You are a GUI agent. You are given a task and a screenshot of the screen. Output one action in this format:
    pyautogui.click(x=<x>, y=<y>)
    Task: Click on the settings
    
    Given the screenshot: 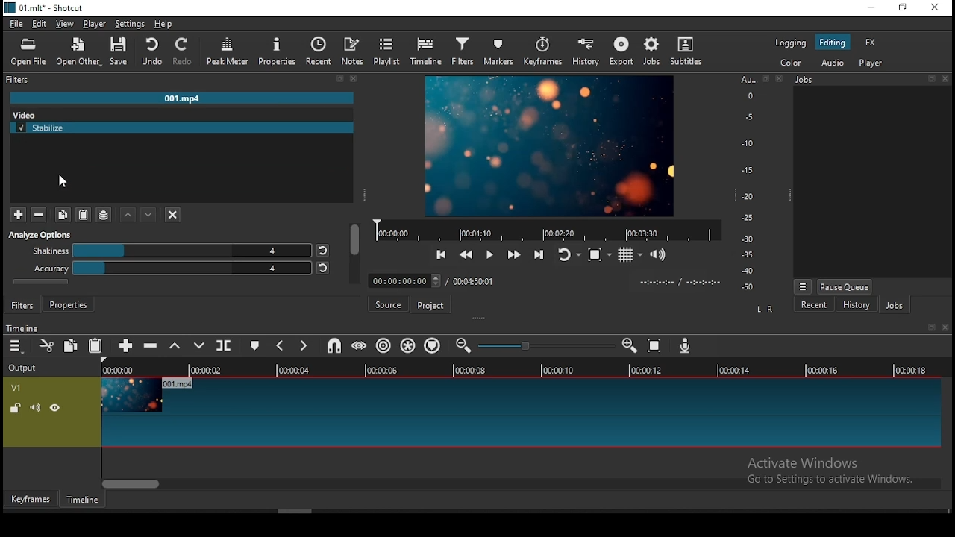 What is the action you would take?
    pyautogui.click(x=132, y=22)
    